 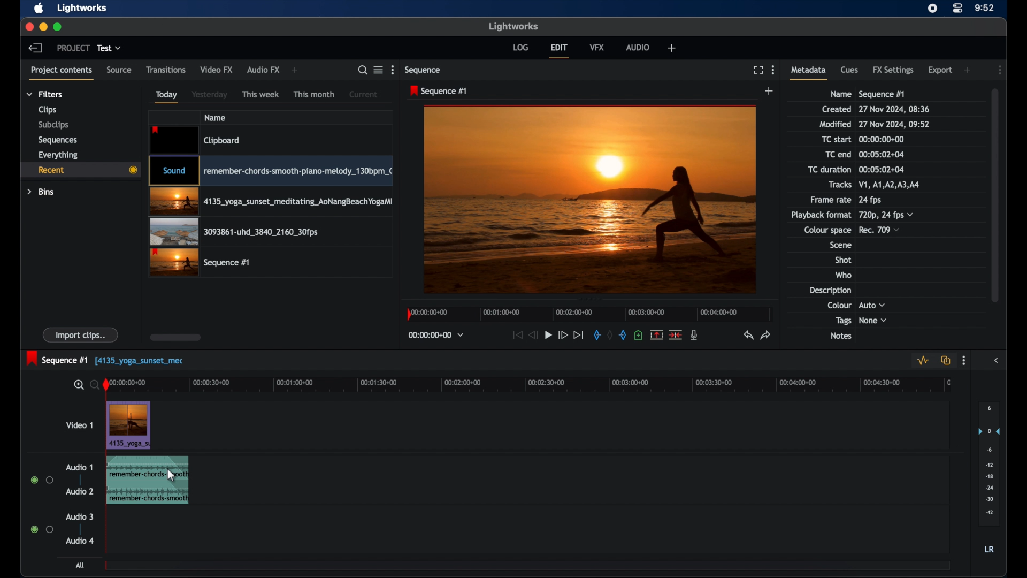 What do you see at coordinates (675, 334) in the screenshot?
I see `split` at bounding box center [675, 334].